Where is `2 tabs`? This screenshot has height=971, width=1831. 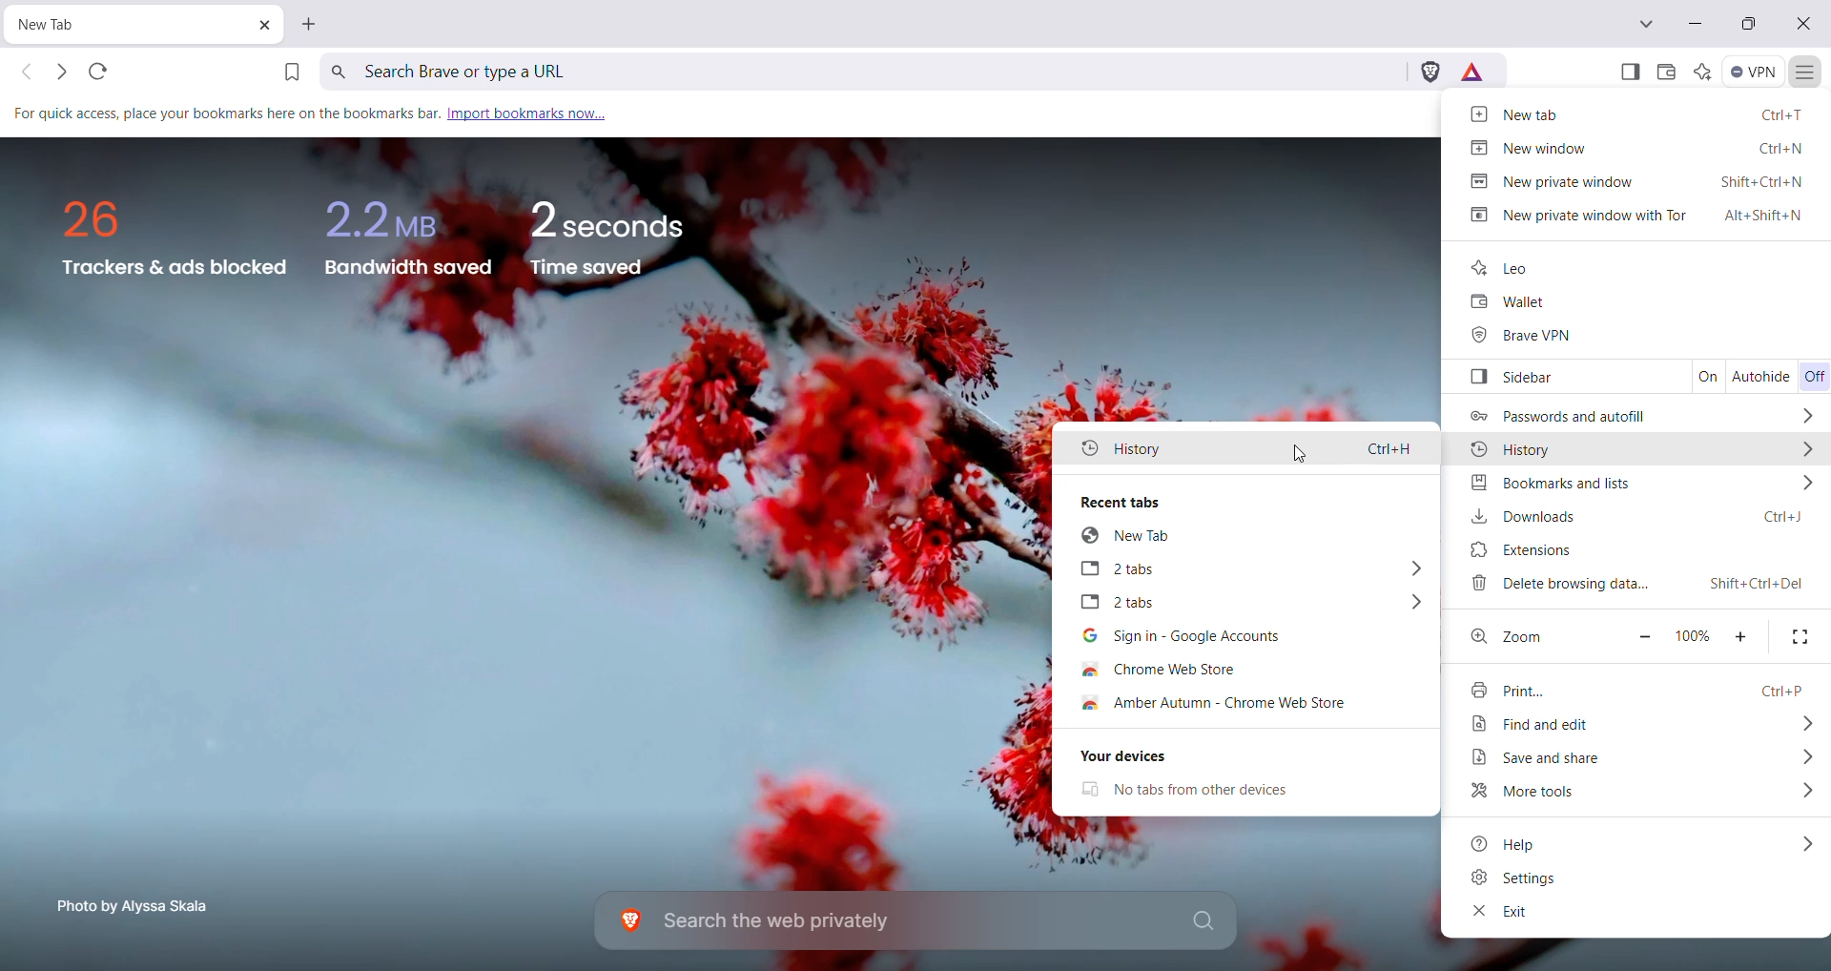 2 tabs is located at coordinates (1243, 604).